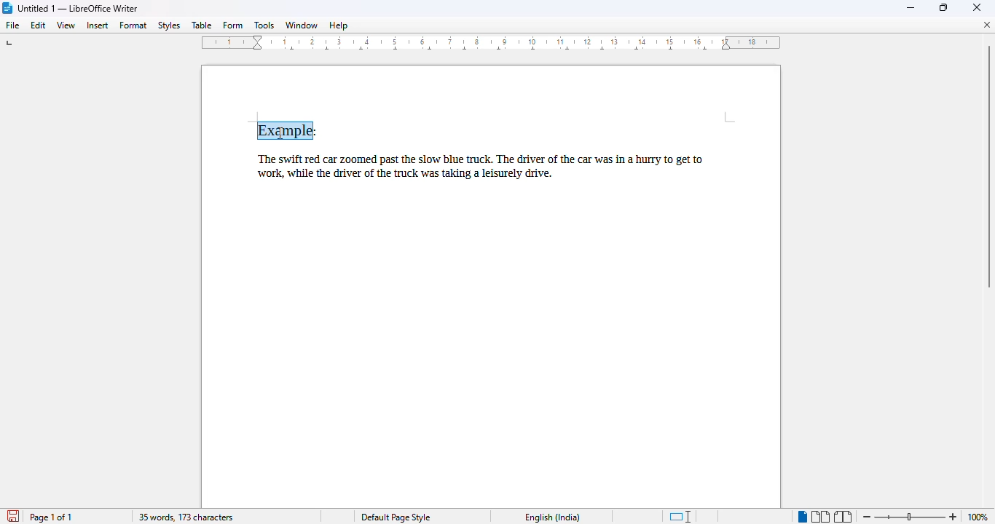 The height and width of the screenshot is (524, 995). Describe the element at coordinates (680, 517) in the screenshot. I see `standard selection` at that location.